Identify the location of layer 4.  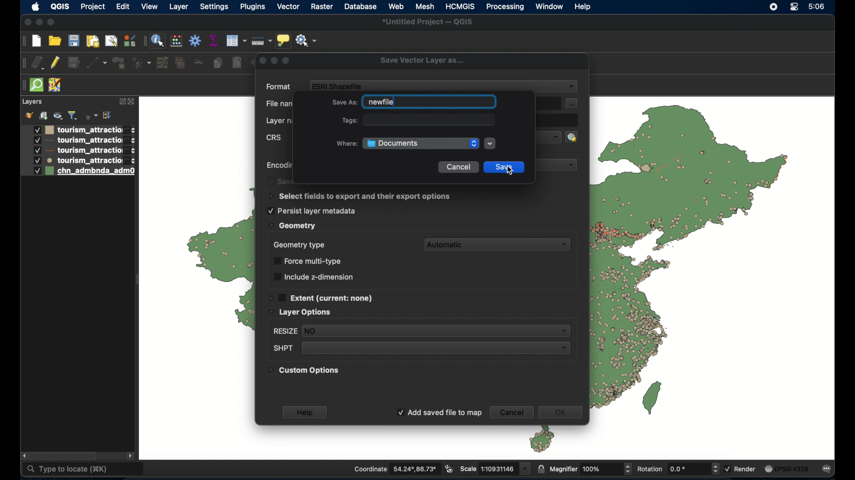
(78, 160).